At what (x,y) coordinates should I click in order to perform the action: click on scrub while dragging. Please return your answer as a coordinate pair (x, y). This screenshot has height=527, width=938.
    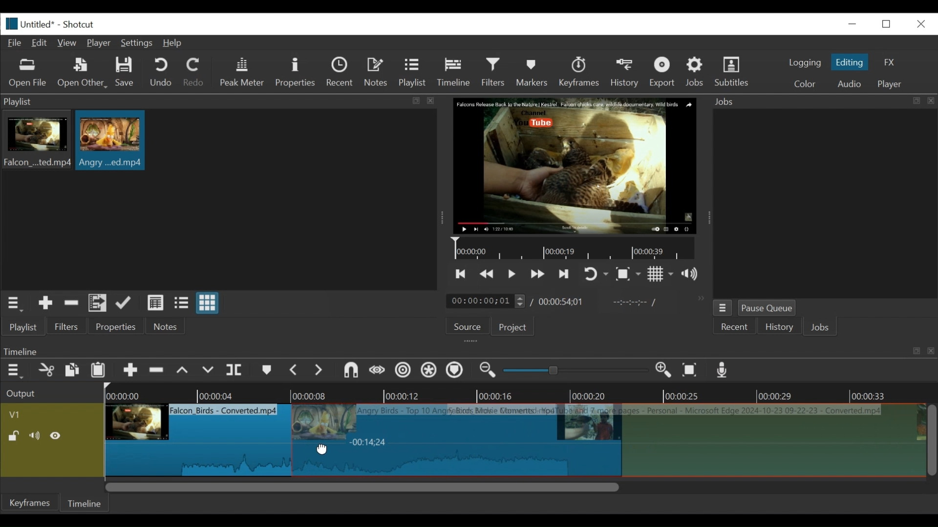
    Looking at the image, I should click on (378, 371).